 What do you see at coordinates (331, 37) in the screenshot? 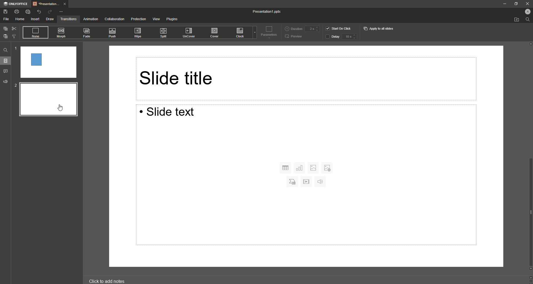
I see `Delay button` at bounding box center [331, 37].